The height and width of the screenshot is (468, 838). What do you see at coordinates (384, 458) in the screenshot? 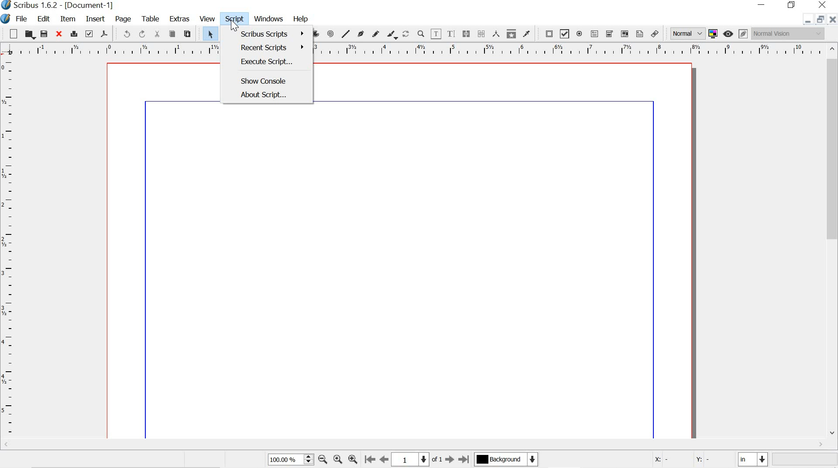
I see `Previous page` at bounding box center [384, 458].